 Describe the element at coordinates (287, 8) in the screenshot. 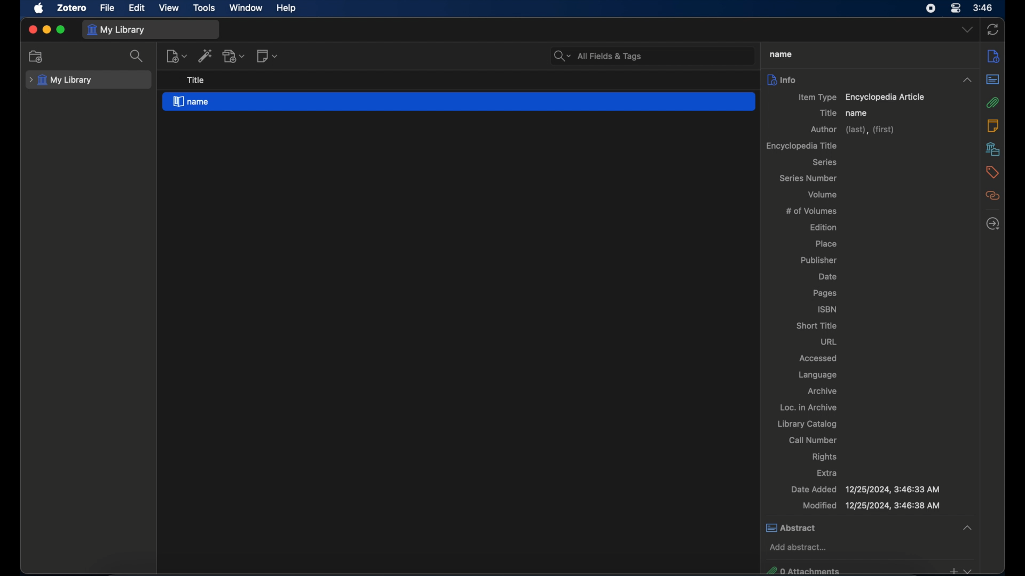

I see `help` at that location.